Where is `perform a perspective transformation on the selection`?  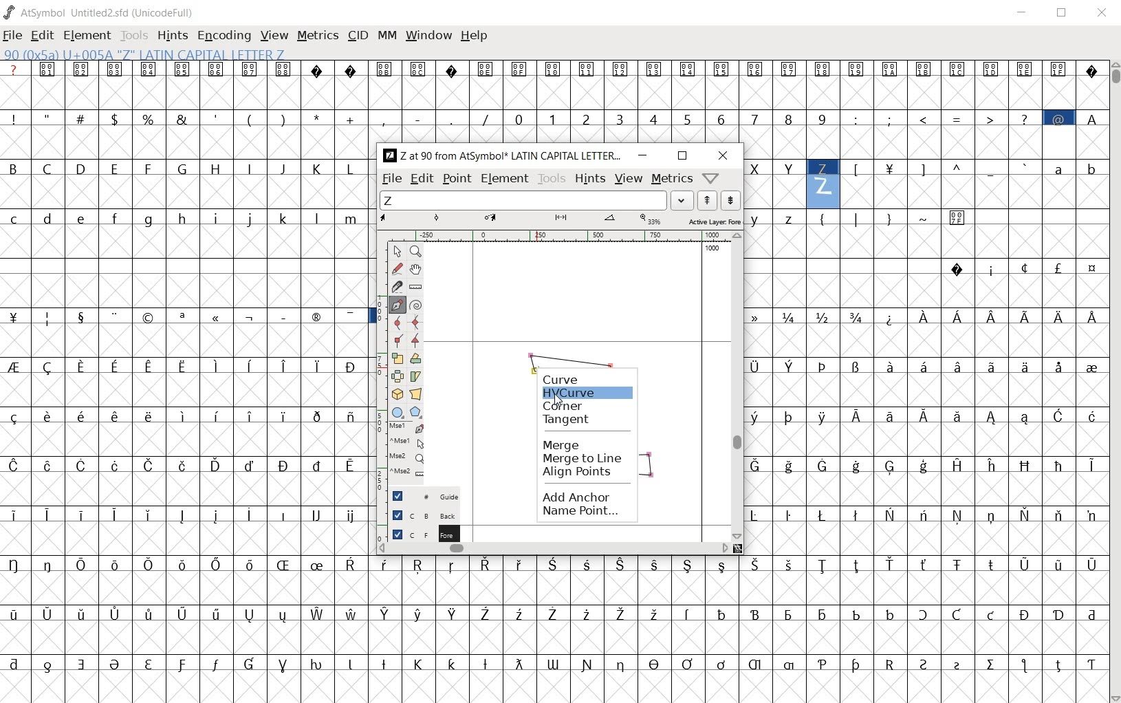 perform a perspective transformation on the selection is located at coordinates (415, 394).